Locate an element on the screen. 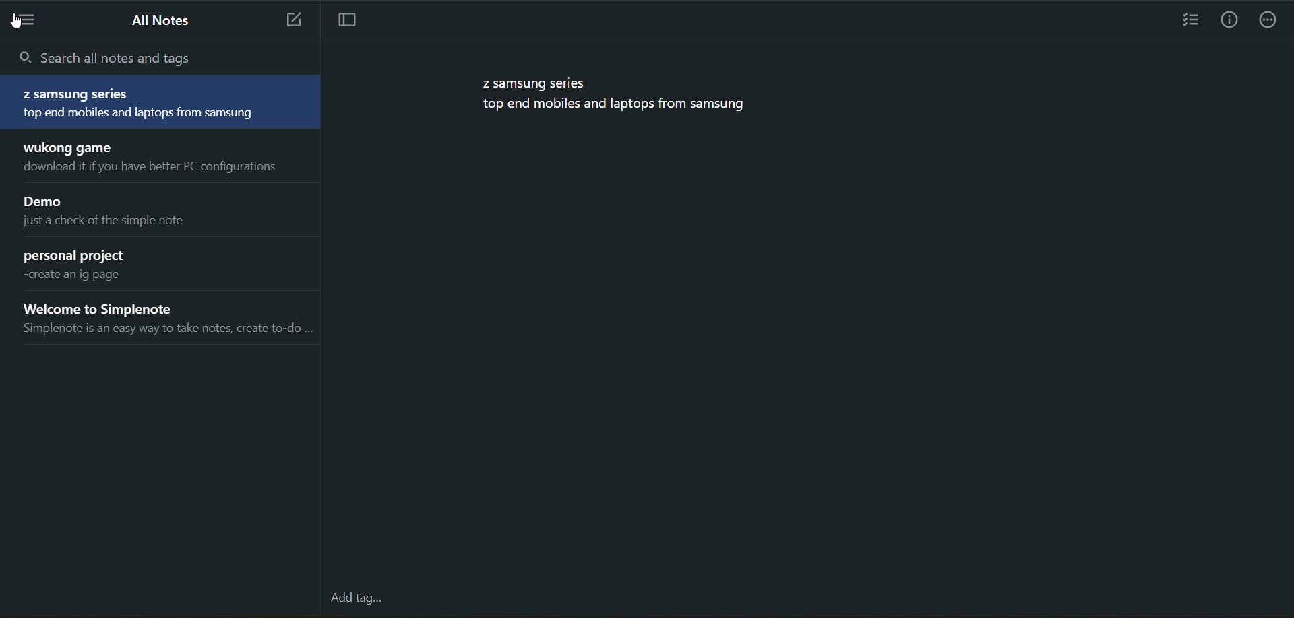 The width and height of the screenshot is (1294, 618). Z samsung series
top end mobiles and laptops from samsung is located at coordinates (162, 103).